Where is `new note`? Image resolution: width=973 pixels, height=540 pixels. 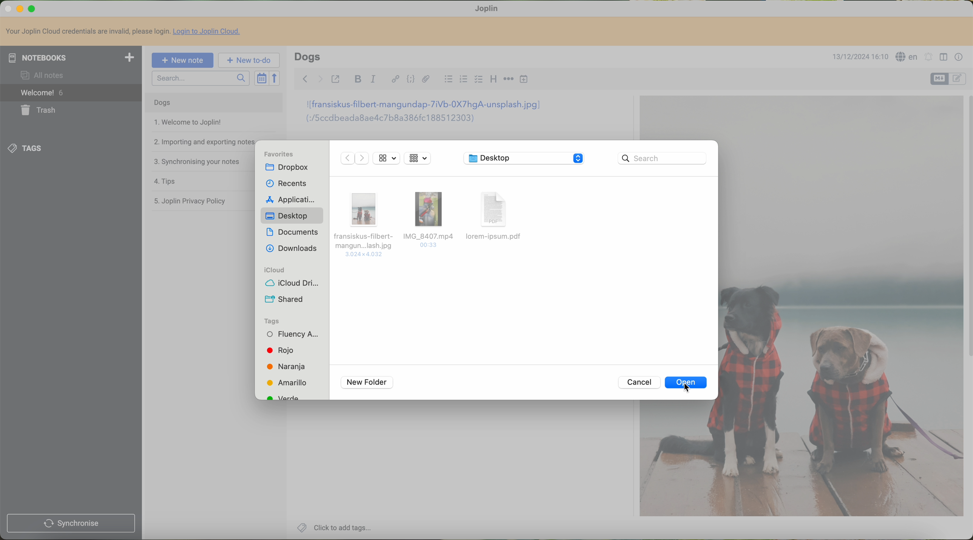 new note is located at coordinates (183, 59).